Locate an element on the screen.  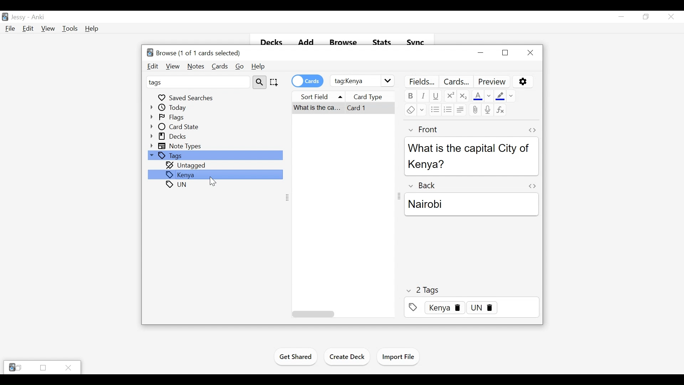
Get Shared is located at coordinates (296, 358).